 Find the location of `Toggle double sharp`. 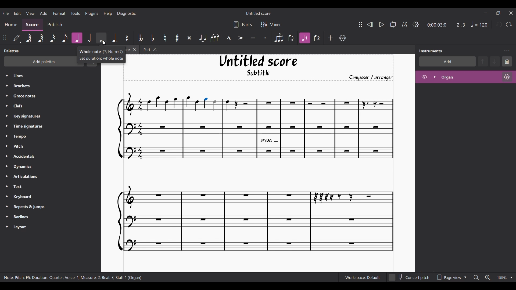

Toggle double sharp is located at coordinates (189, 38).